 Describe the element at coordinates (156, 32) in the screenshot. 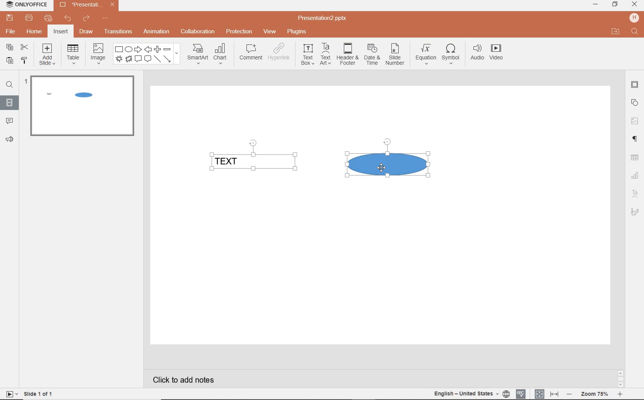

I see `animation` at that location.